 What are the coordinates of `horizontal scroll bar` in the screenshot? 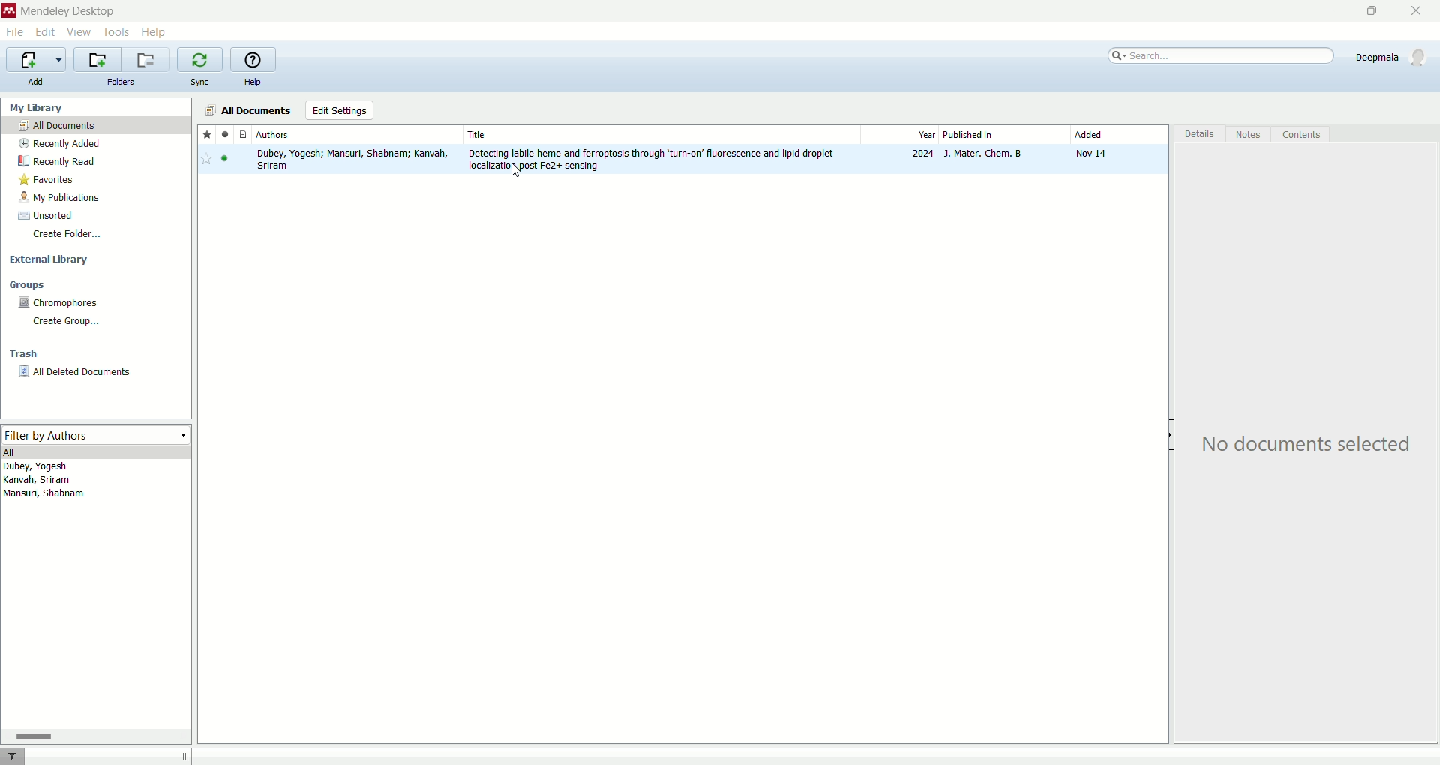 It's located at (95, 736).